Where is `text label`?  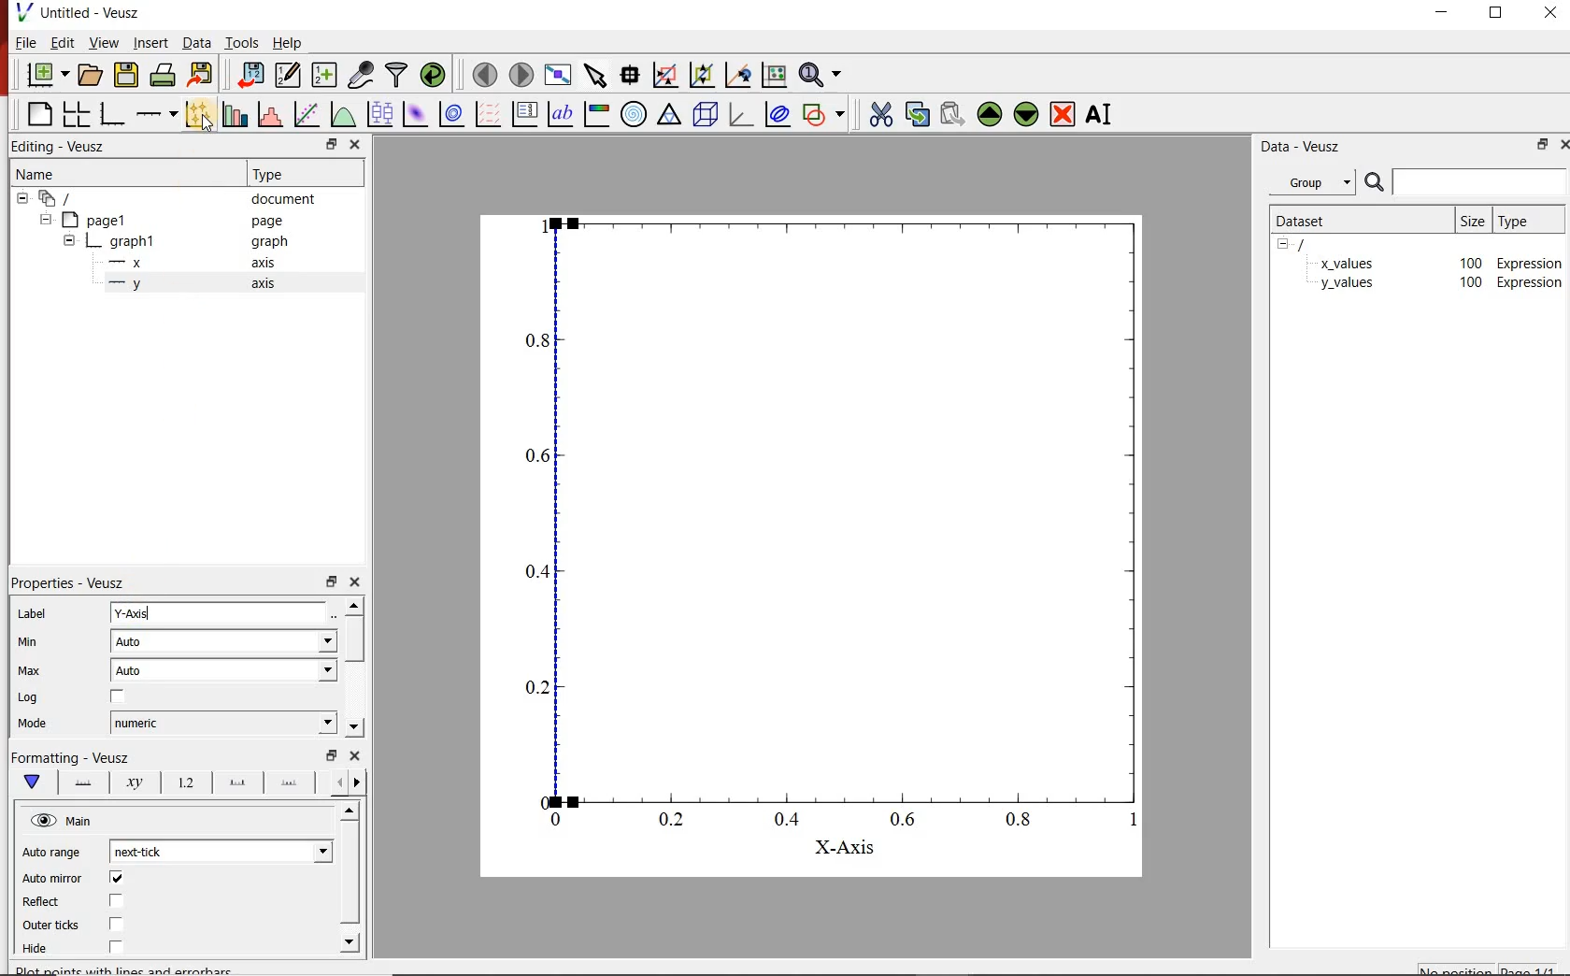 text label is located at coordinates (558, 114).